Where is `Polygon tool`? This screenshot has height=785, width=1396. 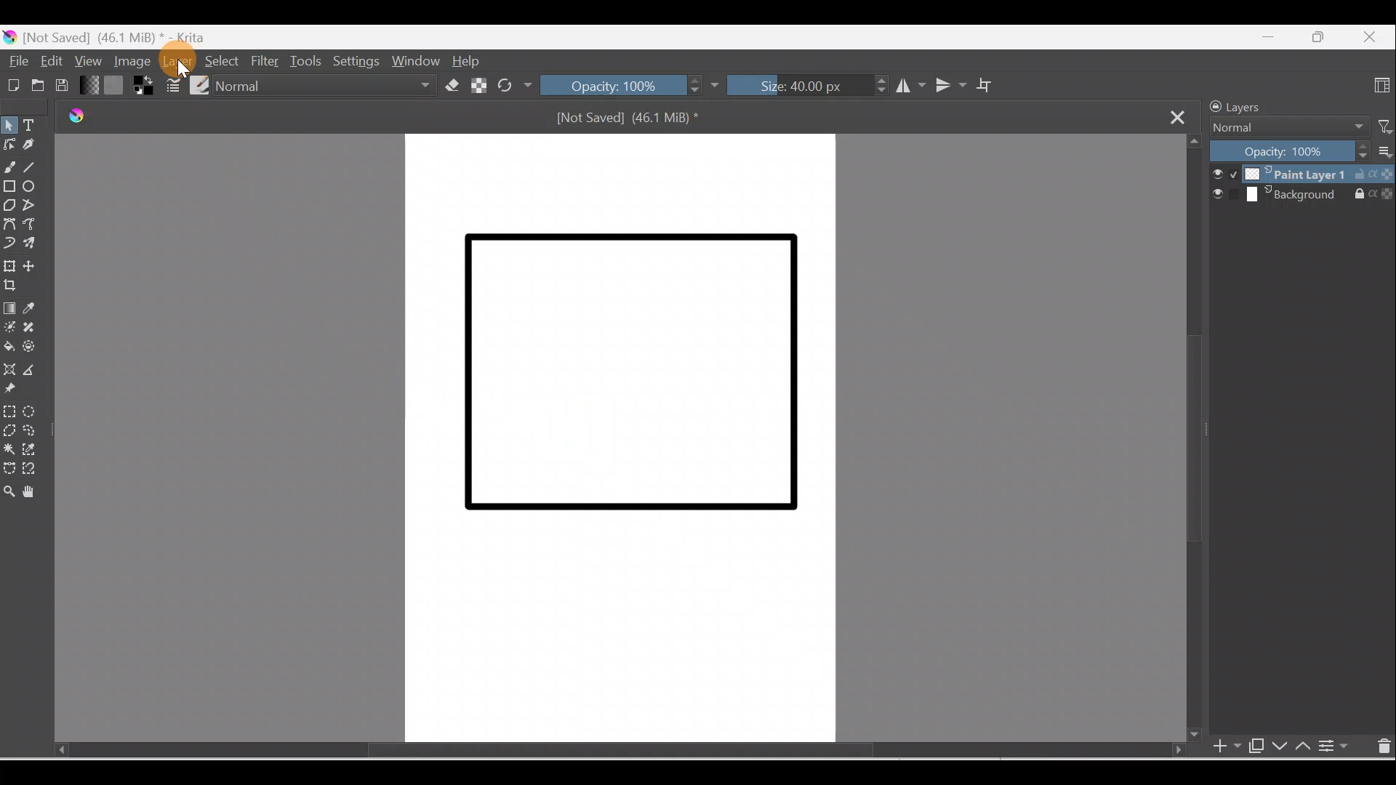 Polygon tool is located at coordinates (10, 205).